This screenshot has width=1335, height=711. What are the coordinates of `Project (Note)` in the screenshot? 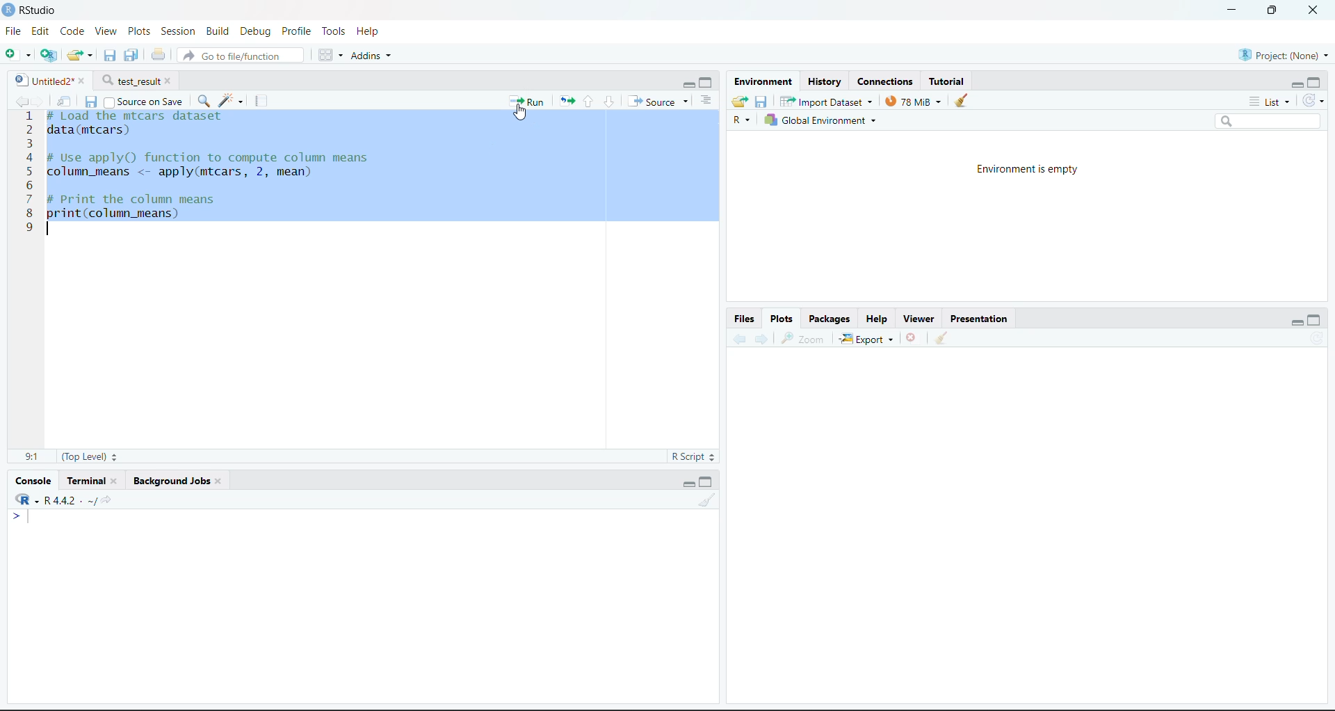 It's located at (1281, 54).